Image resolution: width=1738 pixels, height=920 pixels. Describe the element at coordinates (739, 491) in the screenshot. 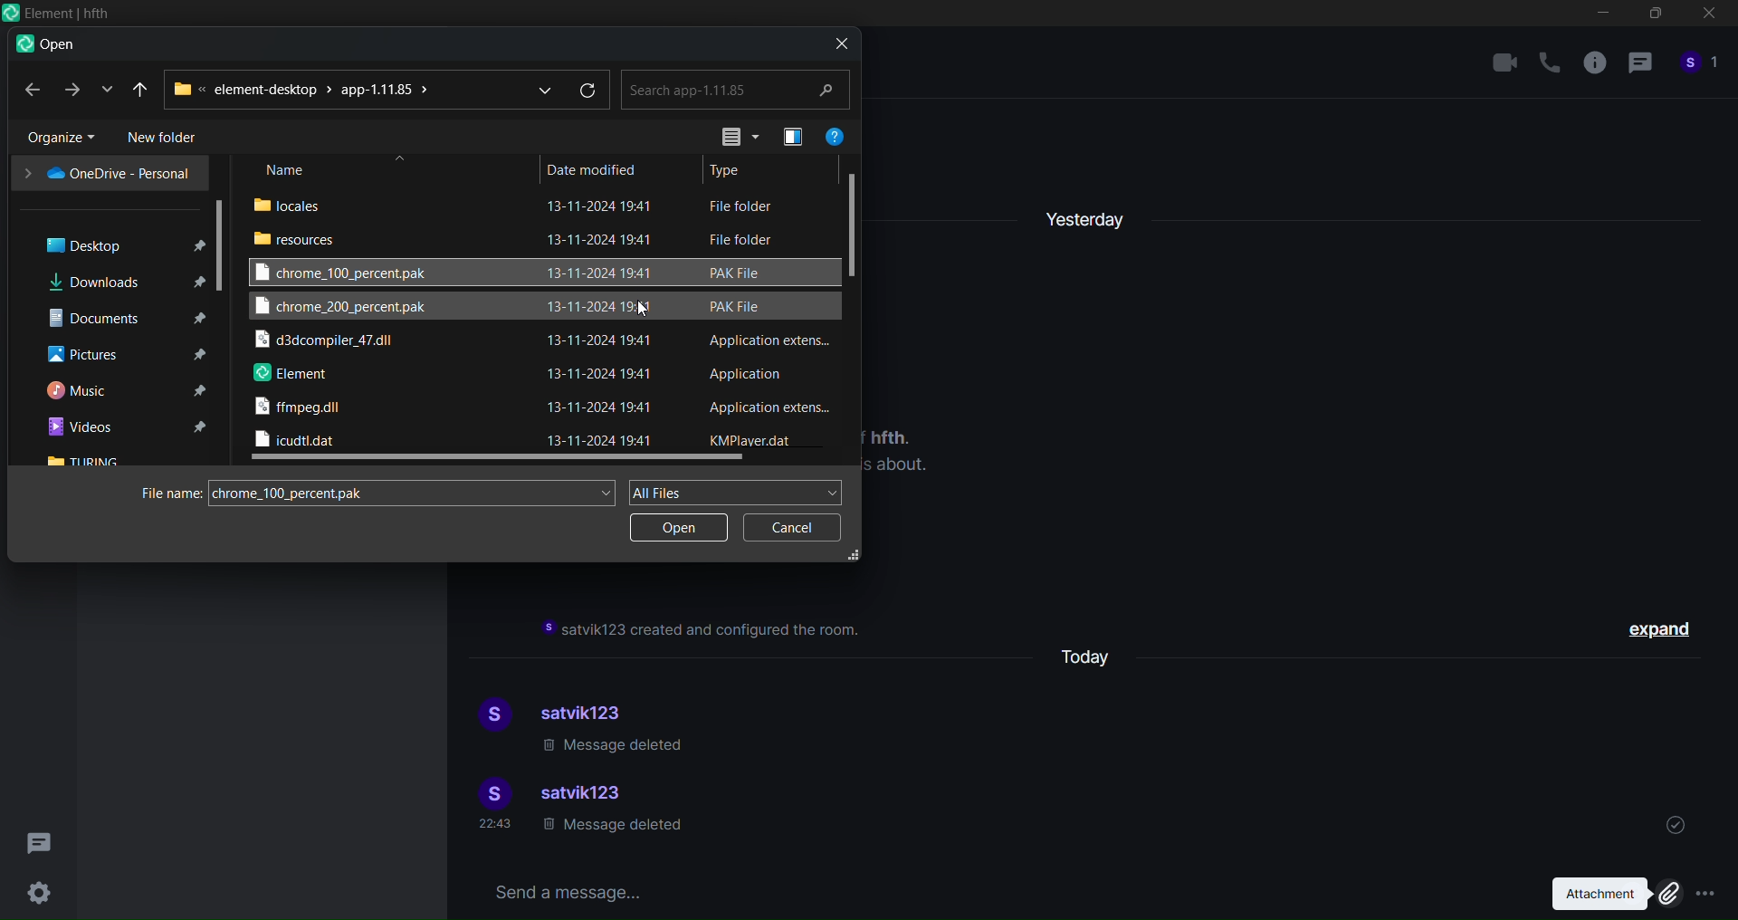

I see `all files` at that location.